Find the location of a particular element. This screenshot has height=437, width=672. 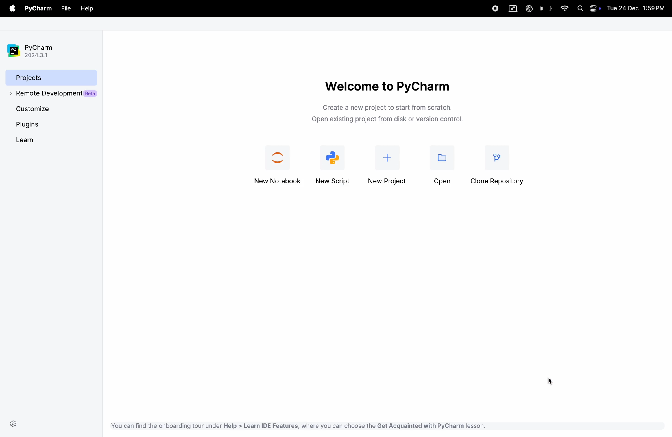

parallel space is located at coordinates (514, 8).